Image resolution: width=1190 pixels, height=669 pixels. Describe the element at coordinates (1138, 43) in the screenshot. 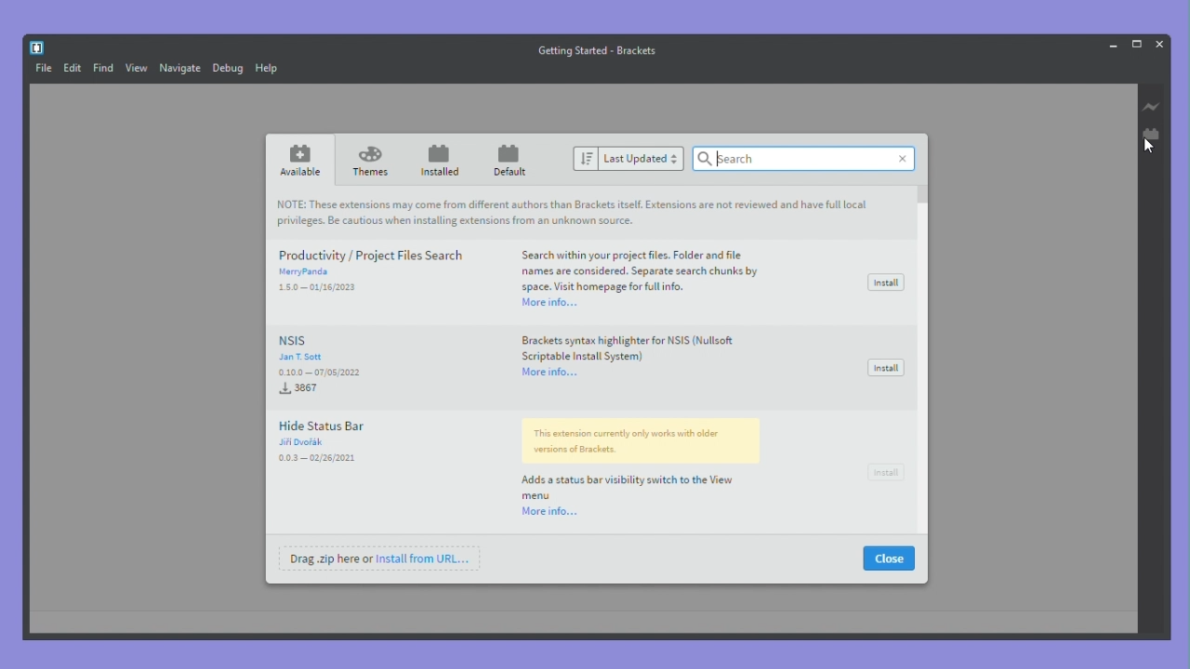

I see `Maximize` at that location.